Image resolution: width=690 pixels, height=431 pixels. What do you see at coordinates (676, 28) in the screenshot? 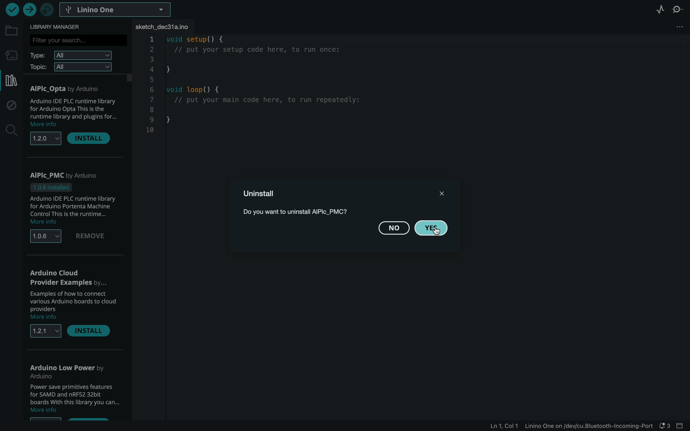
I see `file setting` at bounding box center [676, 28].